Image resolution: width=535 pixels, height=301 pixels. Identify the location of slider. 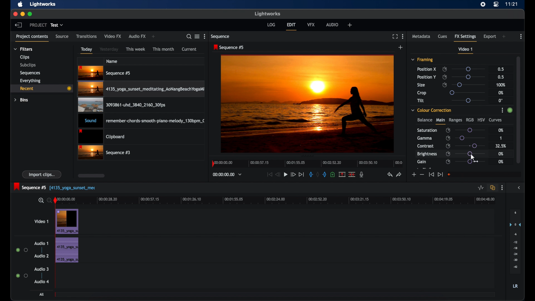
(468, 100).